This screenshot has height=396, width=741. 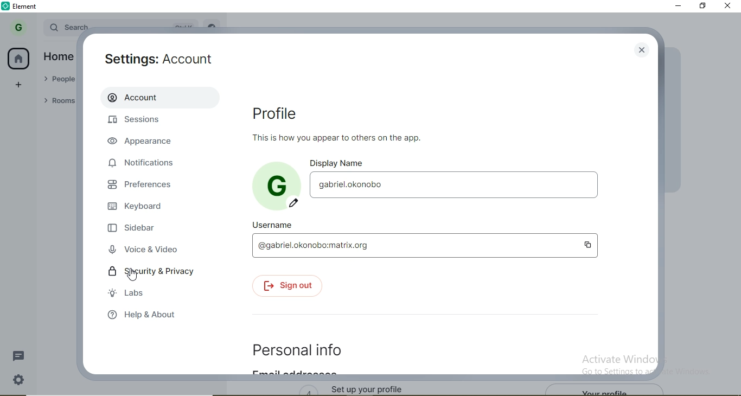 What do you see at coordinates (702, 5) in the screenshot?
I see `restore` at bounding box center [702, 5].